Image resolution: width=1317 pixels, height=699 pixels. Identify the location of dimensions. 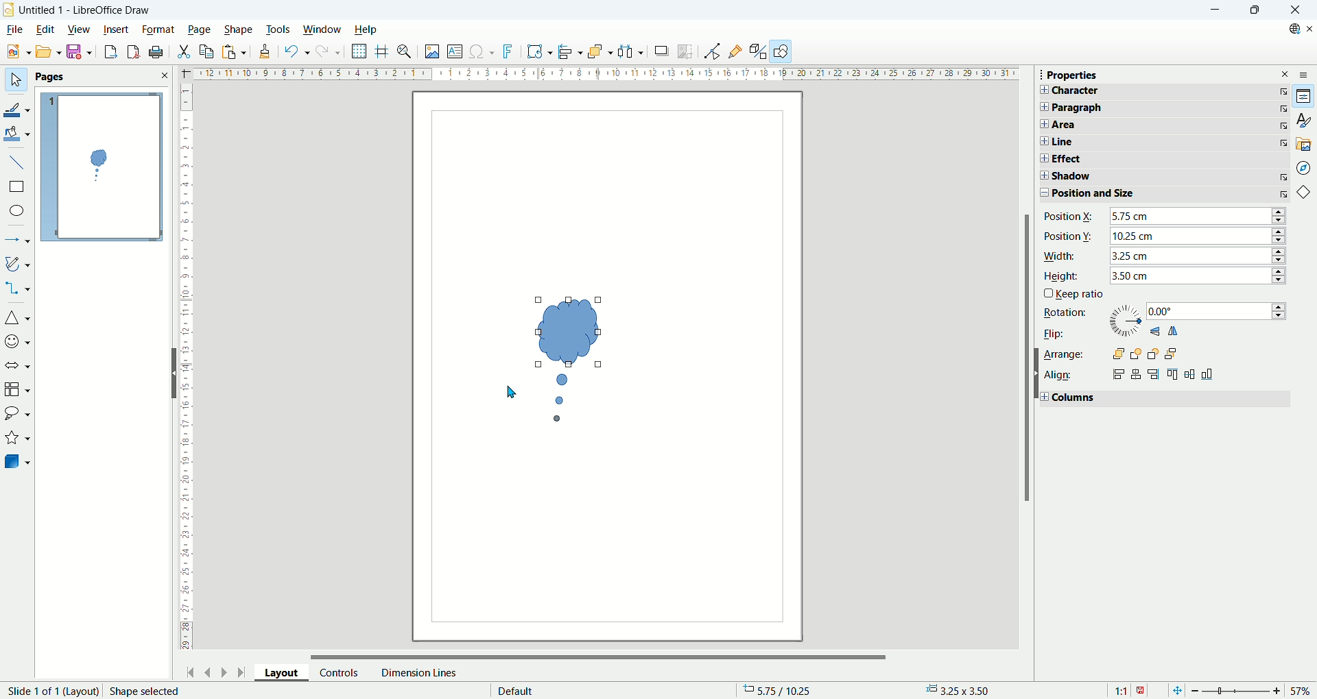
(962, 690).